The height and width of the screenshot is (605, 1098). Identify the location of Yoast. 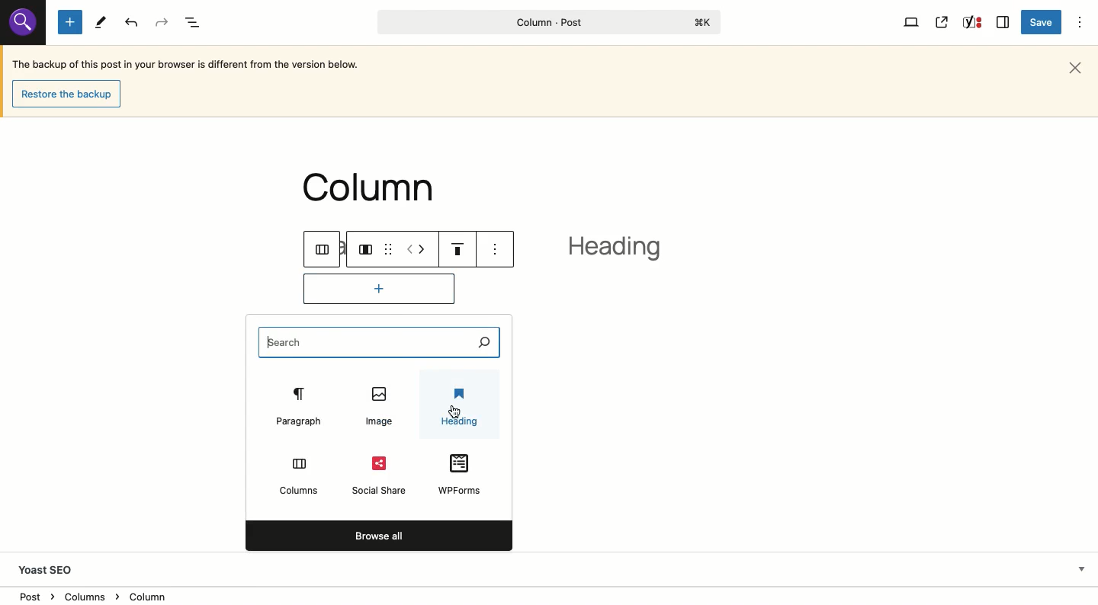
(971, 24).